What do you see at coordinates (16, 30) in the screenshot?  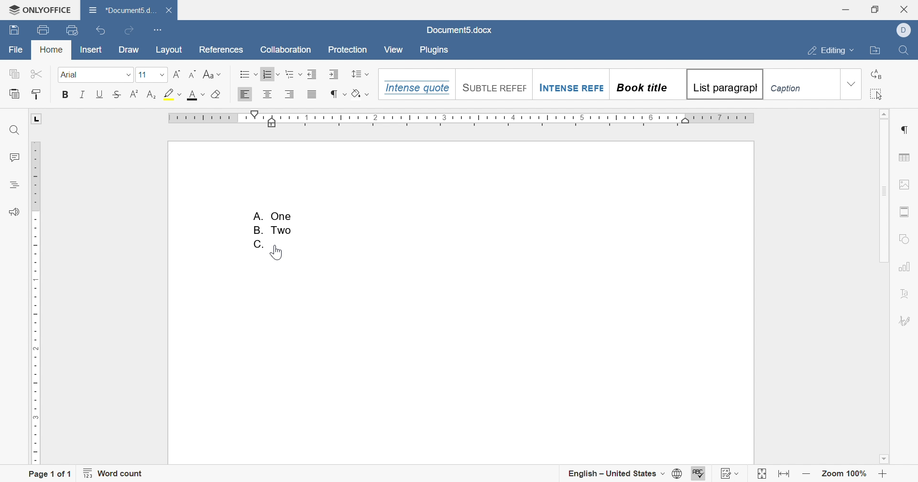 I see `save` at bounding box center [16, 30].